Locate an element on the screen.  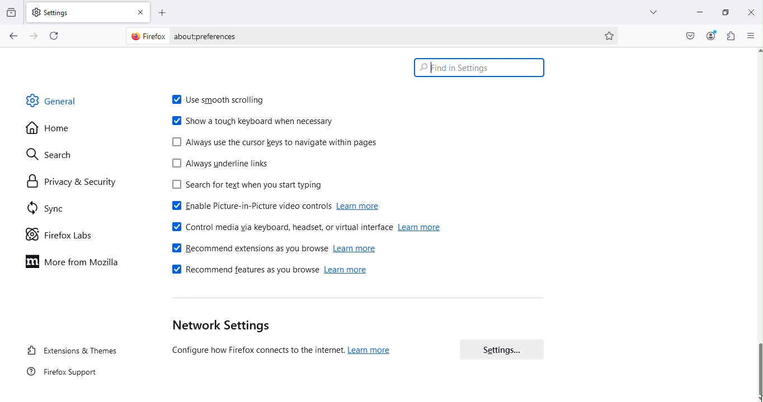
View recent browsing across windows and devices is located at coordinates (12, 11).